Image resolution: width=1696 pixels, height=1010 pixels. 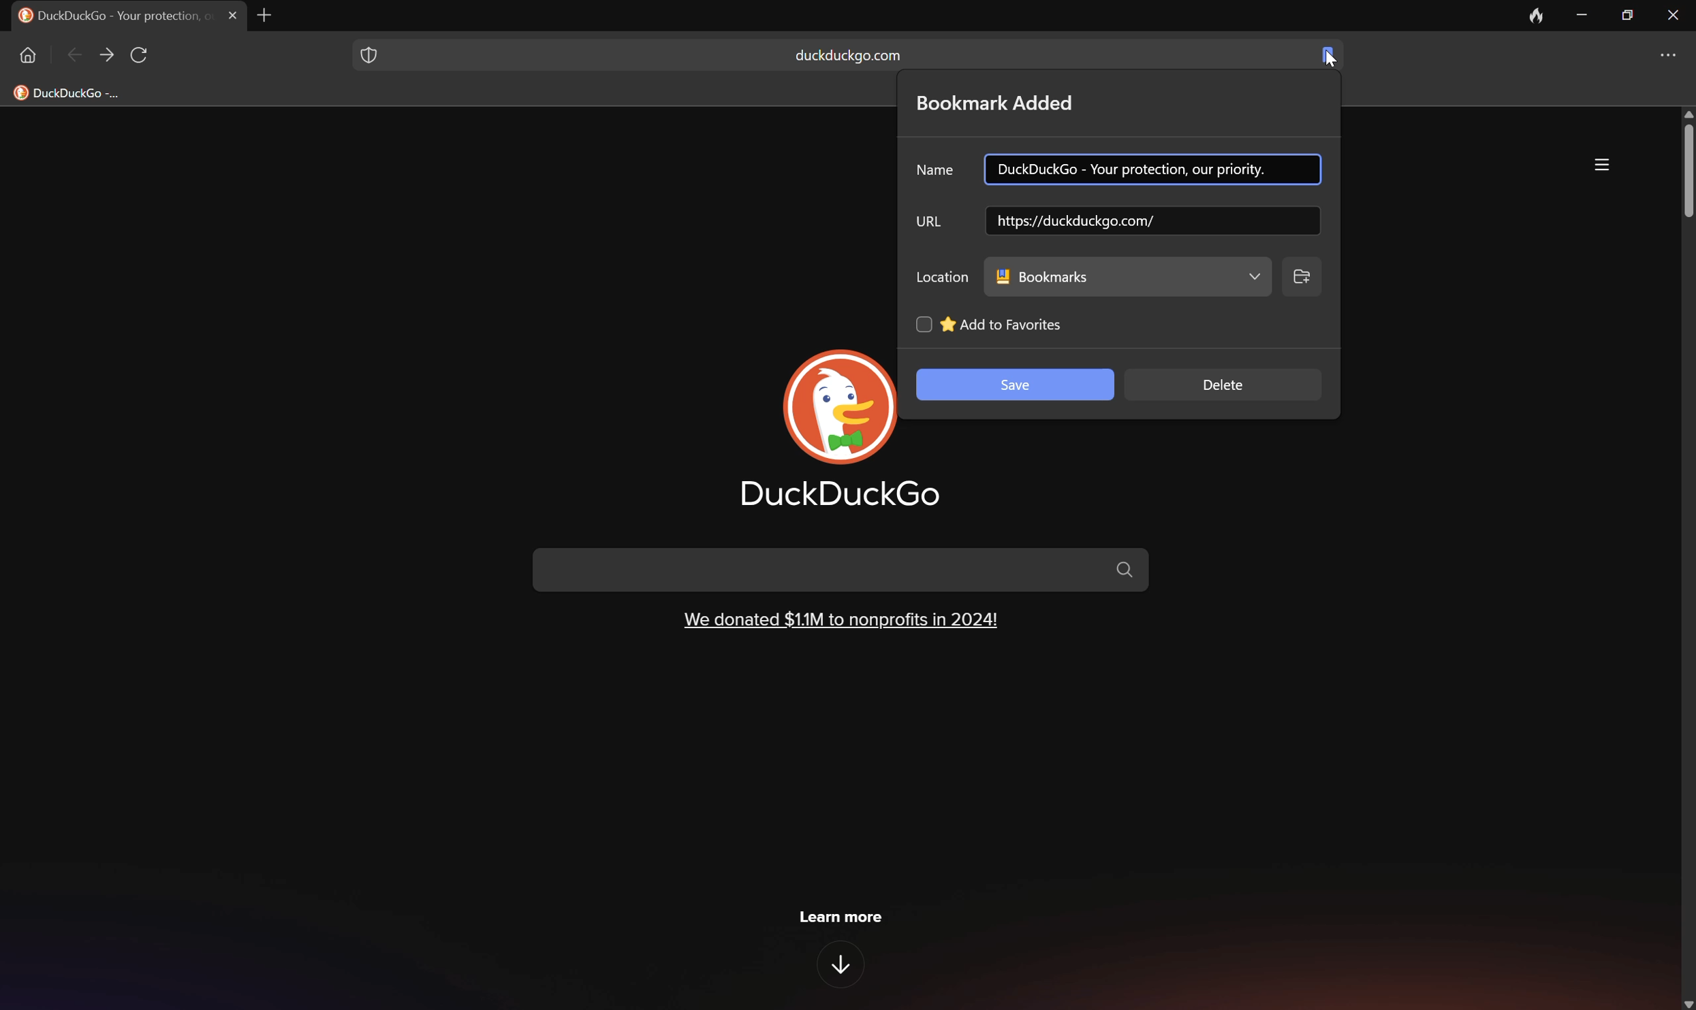 What do you see at coordinates (844, 966) in the screenshot?
I see `Go down` at bounding box center [844, 966].